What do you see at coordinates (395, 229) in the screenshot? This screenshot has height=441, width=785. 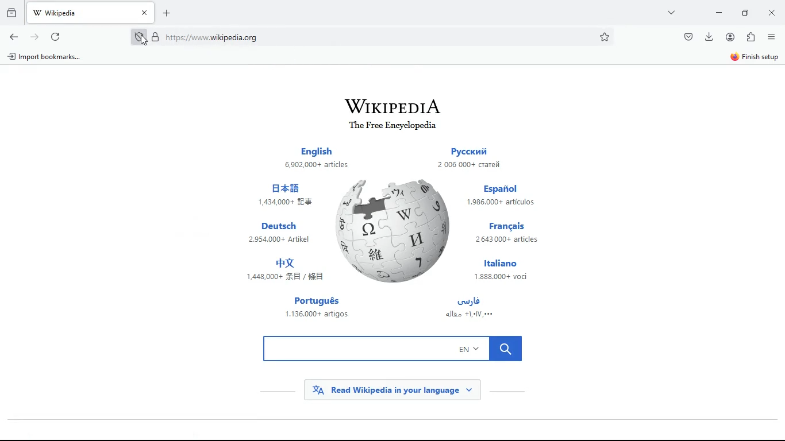 I see `wikipedia logo` at bounding box center [395, 229].